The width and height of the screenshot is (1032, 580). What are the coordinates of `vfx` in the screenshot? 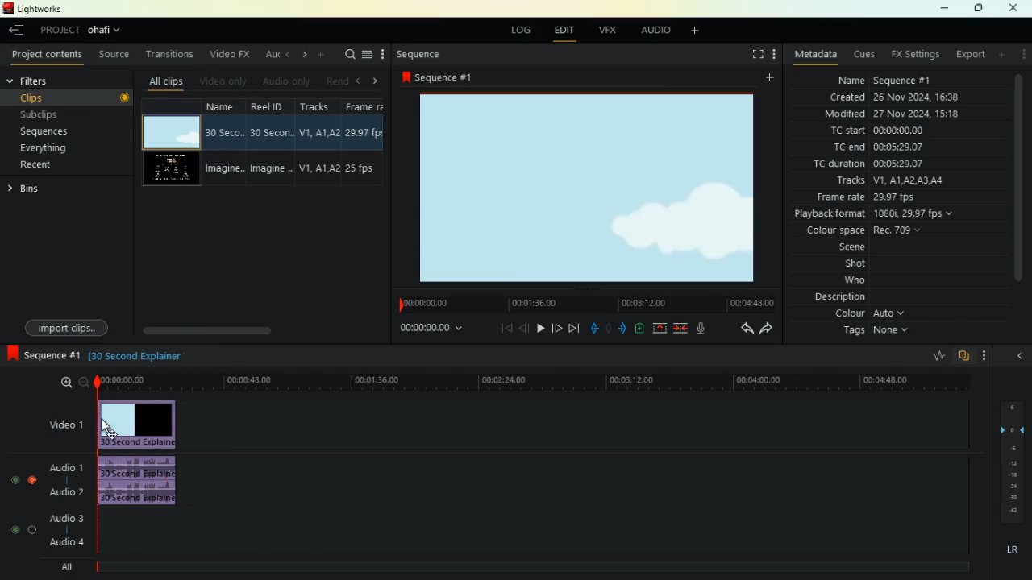 It's located at (611, 30).